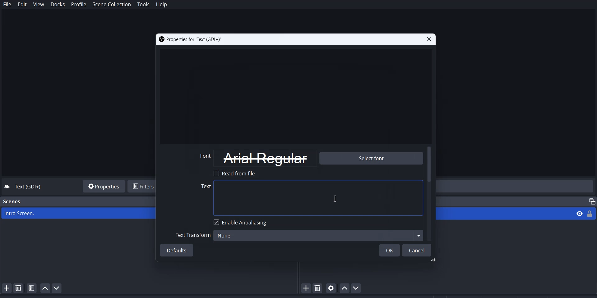 This screenshot has height=298, width=597. What do you see at coordinates (295, 95) in the screenshot?
I see `Preview Window` at bounding box center [295, 95].